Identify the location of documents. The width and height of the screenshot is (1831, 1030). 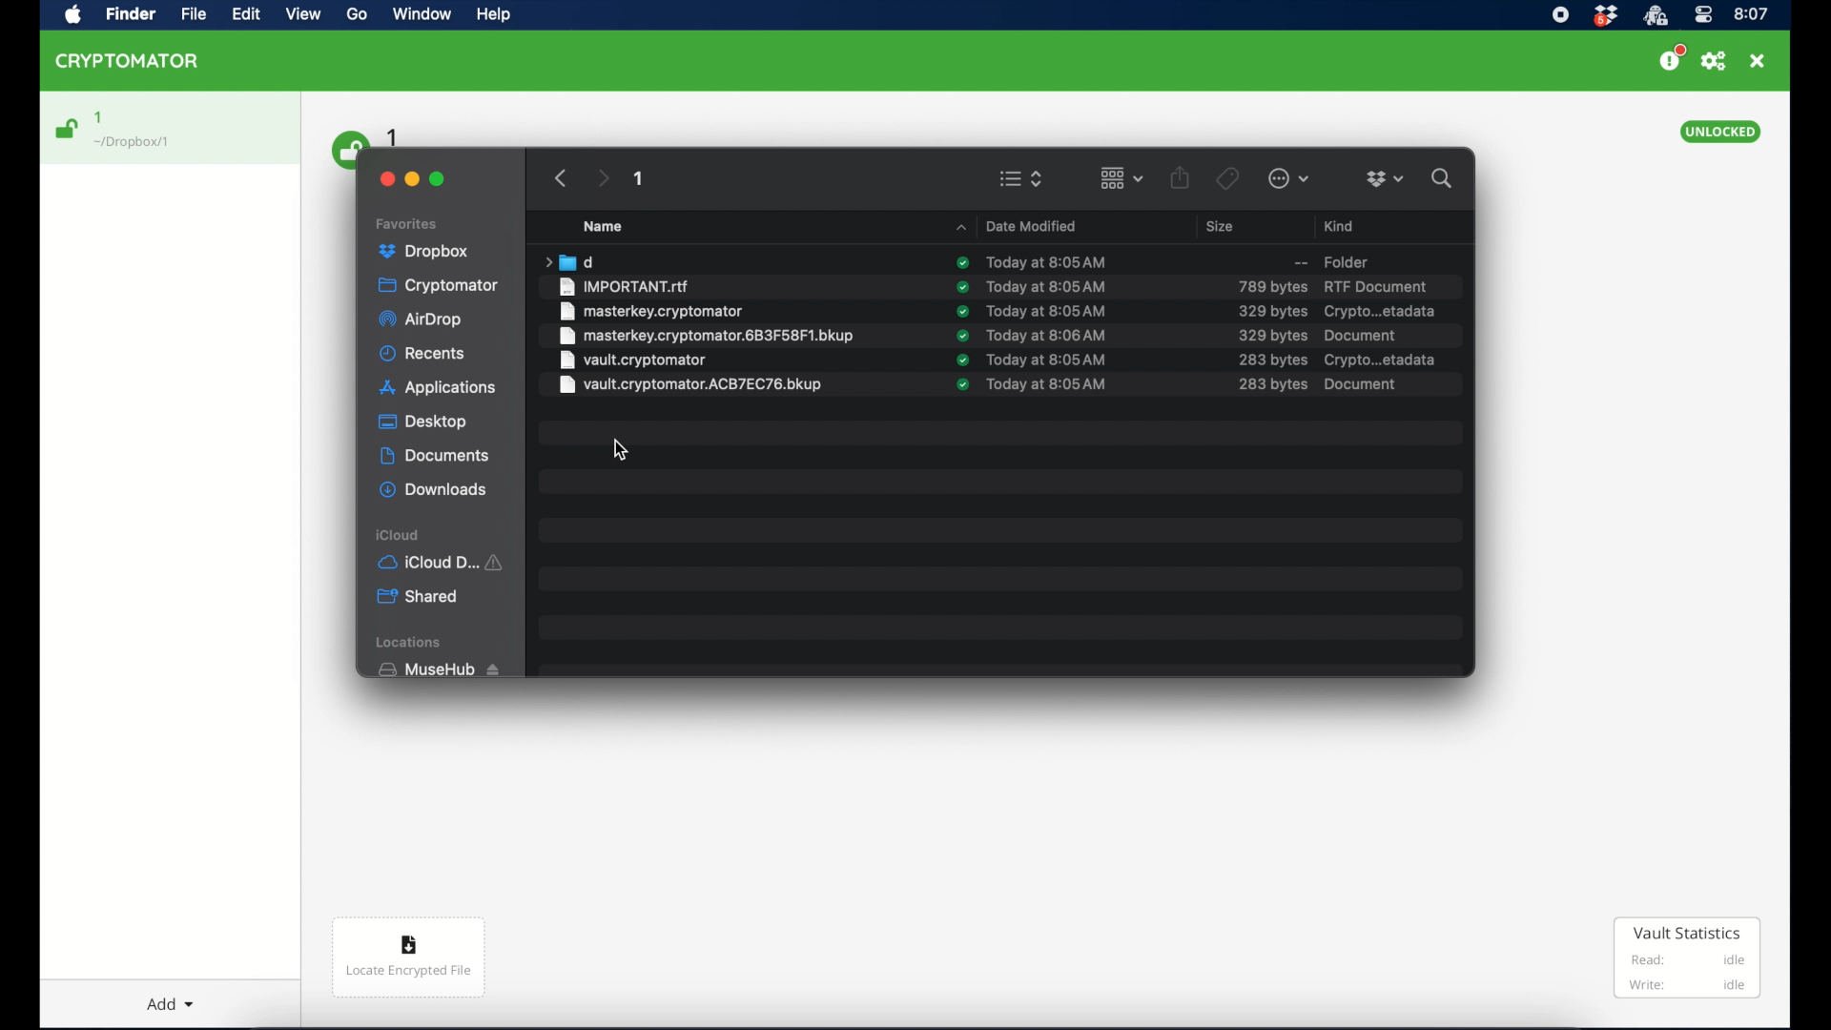
(434, 456).